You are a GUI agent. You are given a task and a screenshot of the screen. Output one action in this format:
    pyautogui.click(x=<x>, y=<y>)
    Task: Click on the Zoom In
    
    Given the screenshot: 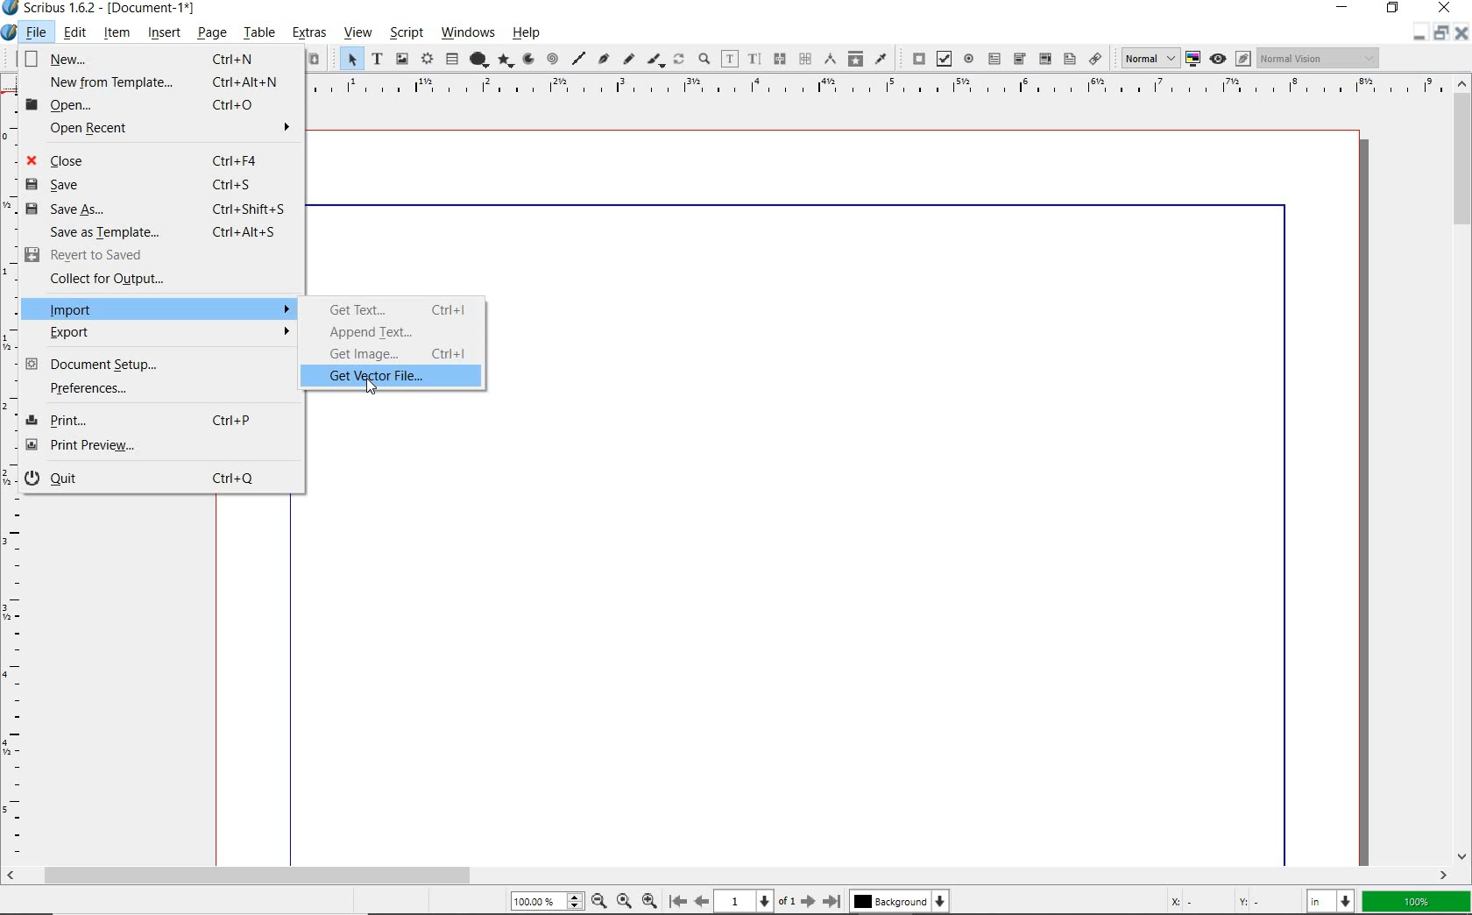 What is the action you would take?
    pyautogui.click(x=649, y=902)
    